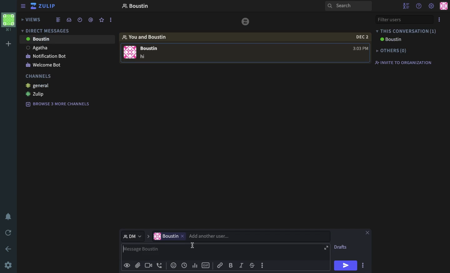  What do you see at coordinates (183, 237) in the screenshot?
I see `remove` at bounding box center [183, 237].